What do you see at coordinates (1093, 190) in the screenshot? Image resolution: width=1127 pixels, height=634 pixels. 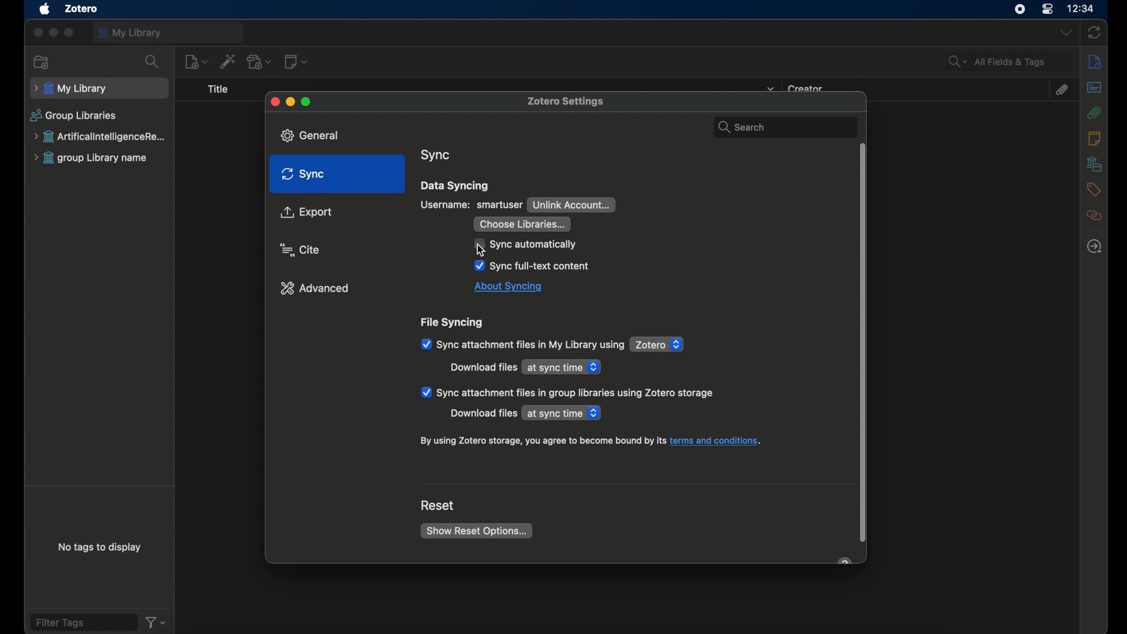 I see `tags` at bounding box center [1093, 190].